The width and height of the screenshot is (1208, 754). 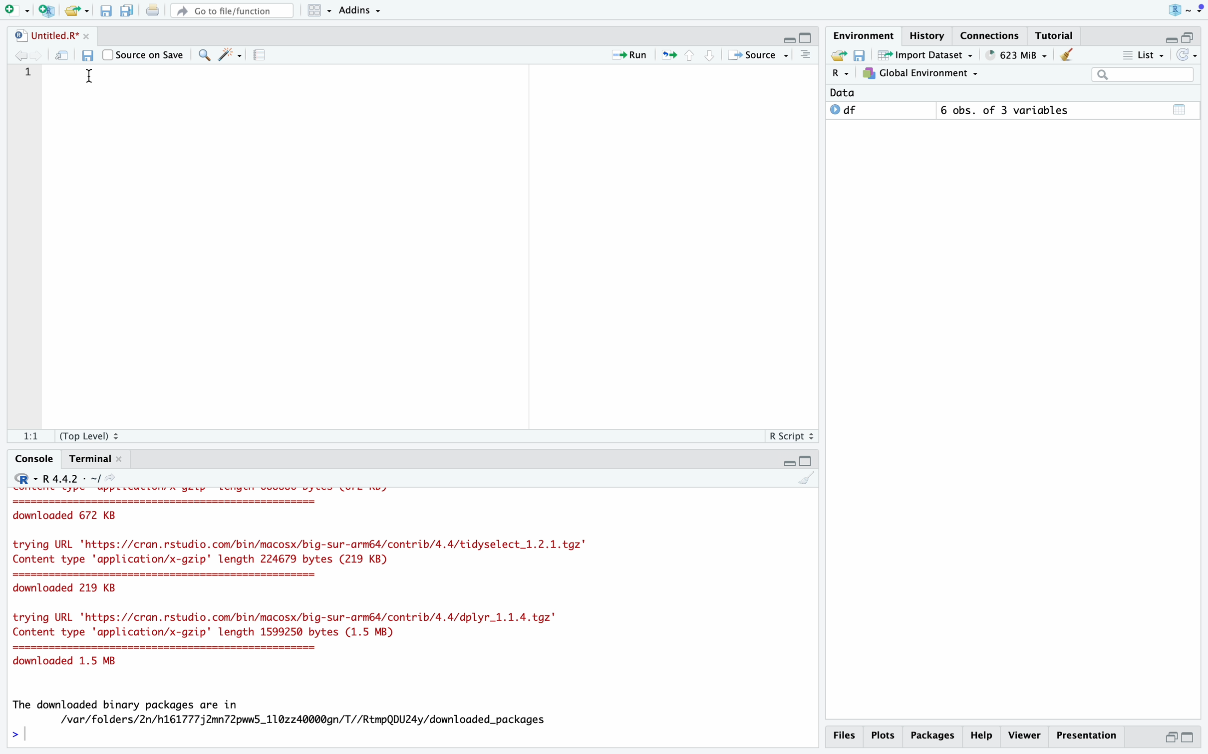 I want to click on Full Height, so click(x=807, y=36).